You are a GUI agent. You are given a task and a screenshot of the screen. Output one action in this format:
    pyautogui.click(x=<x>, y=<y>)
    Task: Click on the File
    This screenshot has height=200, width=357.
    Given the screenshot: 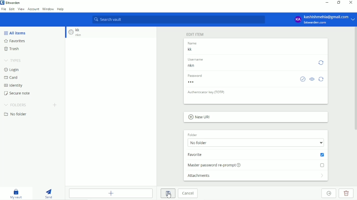 What is the action you would take?
    pyautogui.click(x=4, y=9)
    